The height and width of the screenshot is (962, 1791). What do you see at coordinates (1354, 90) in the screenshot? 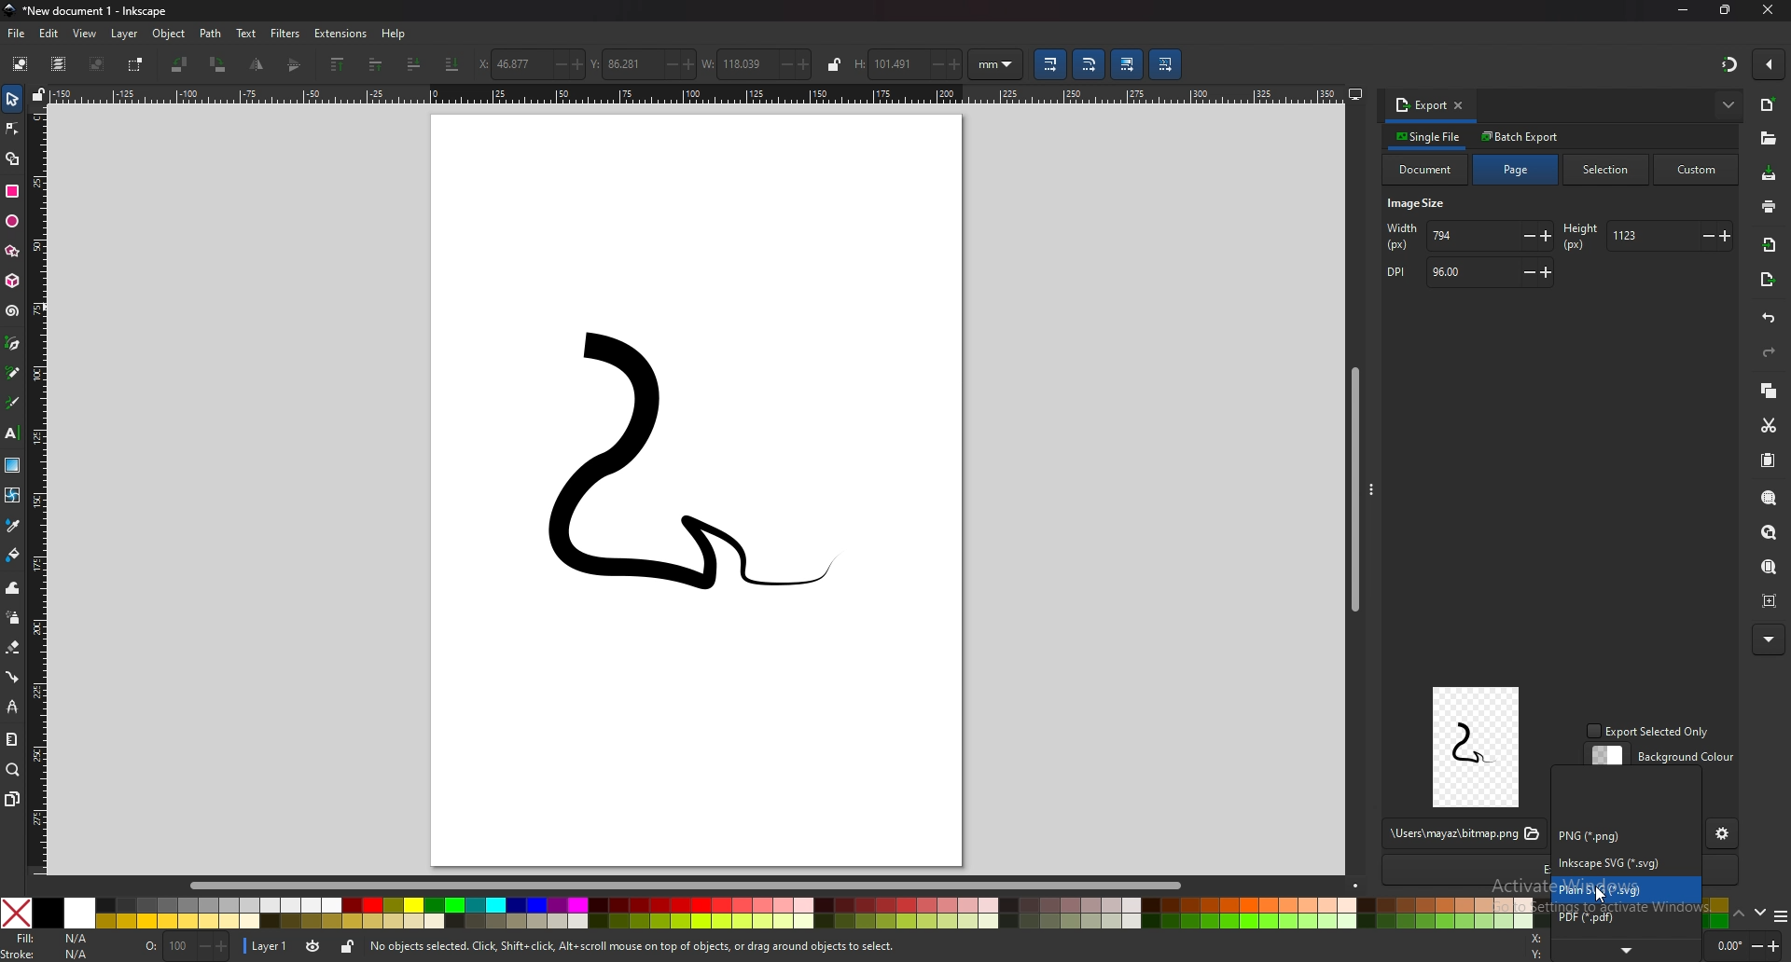
I see `display options` at bounding box center [1354, 90].